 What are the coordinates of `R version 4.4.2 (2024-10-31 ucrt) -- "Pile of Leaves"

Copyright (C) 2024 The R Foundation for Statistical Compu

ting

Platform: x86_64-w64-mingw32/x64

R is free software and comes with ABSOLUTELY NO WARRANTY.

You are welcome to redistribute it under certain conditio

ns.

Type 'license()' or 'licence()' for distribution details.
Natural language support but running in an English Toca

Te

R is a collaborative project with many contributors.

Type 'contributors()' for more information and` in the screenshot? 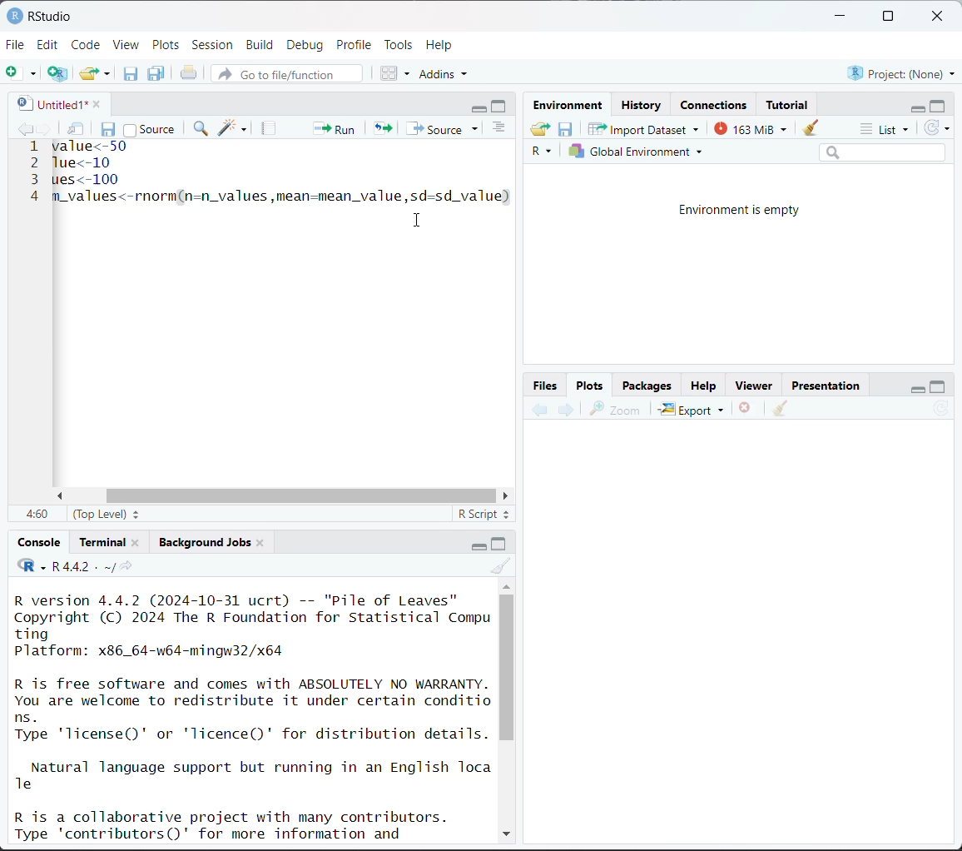 It's located at (254, 715).